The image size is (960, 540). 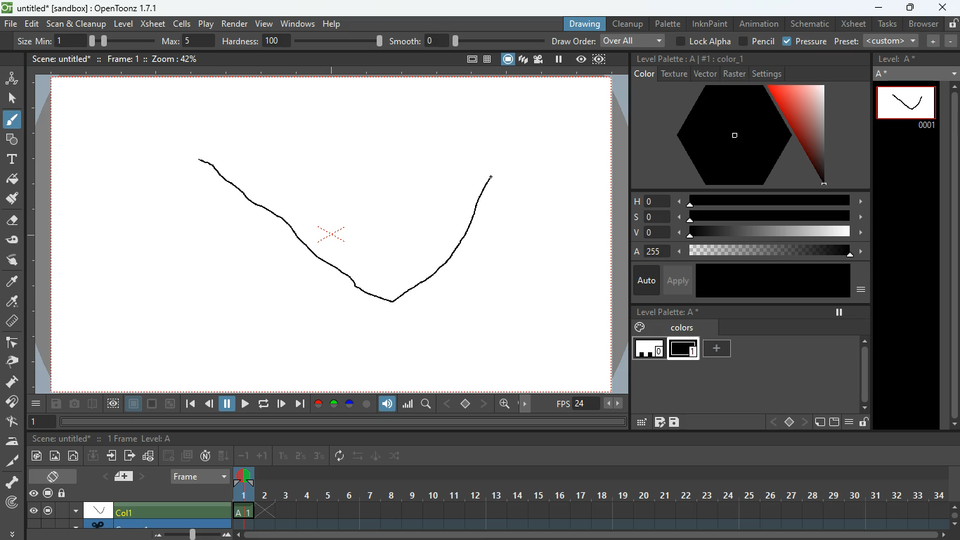 I want to click on frame0, so click(x=649, y=349).